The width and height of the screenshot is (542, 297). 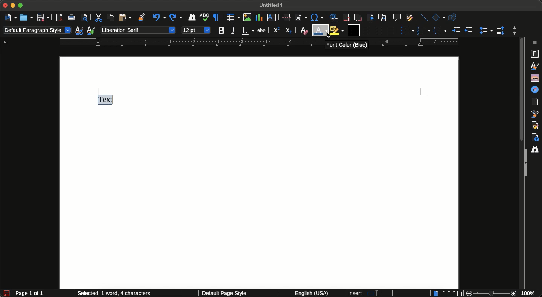 What do you see at coordinates (378, 31) in the screenshot?
I see `Align right ` at bounding box center [378, 31].